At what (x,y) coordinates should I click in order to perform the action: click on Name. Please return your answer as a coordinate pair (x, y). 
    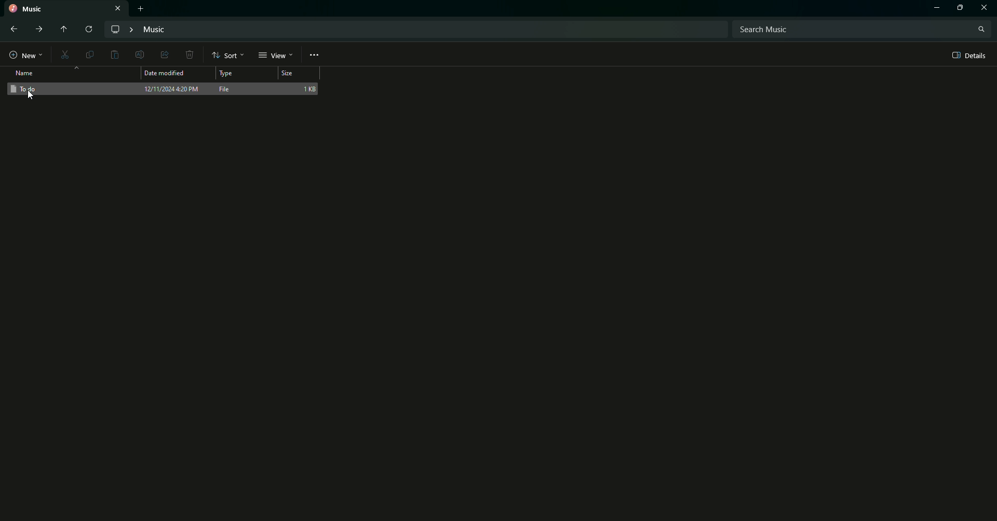
    Looking at the image, I should click on (25, 74).